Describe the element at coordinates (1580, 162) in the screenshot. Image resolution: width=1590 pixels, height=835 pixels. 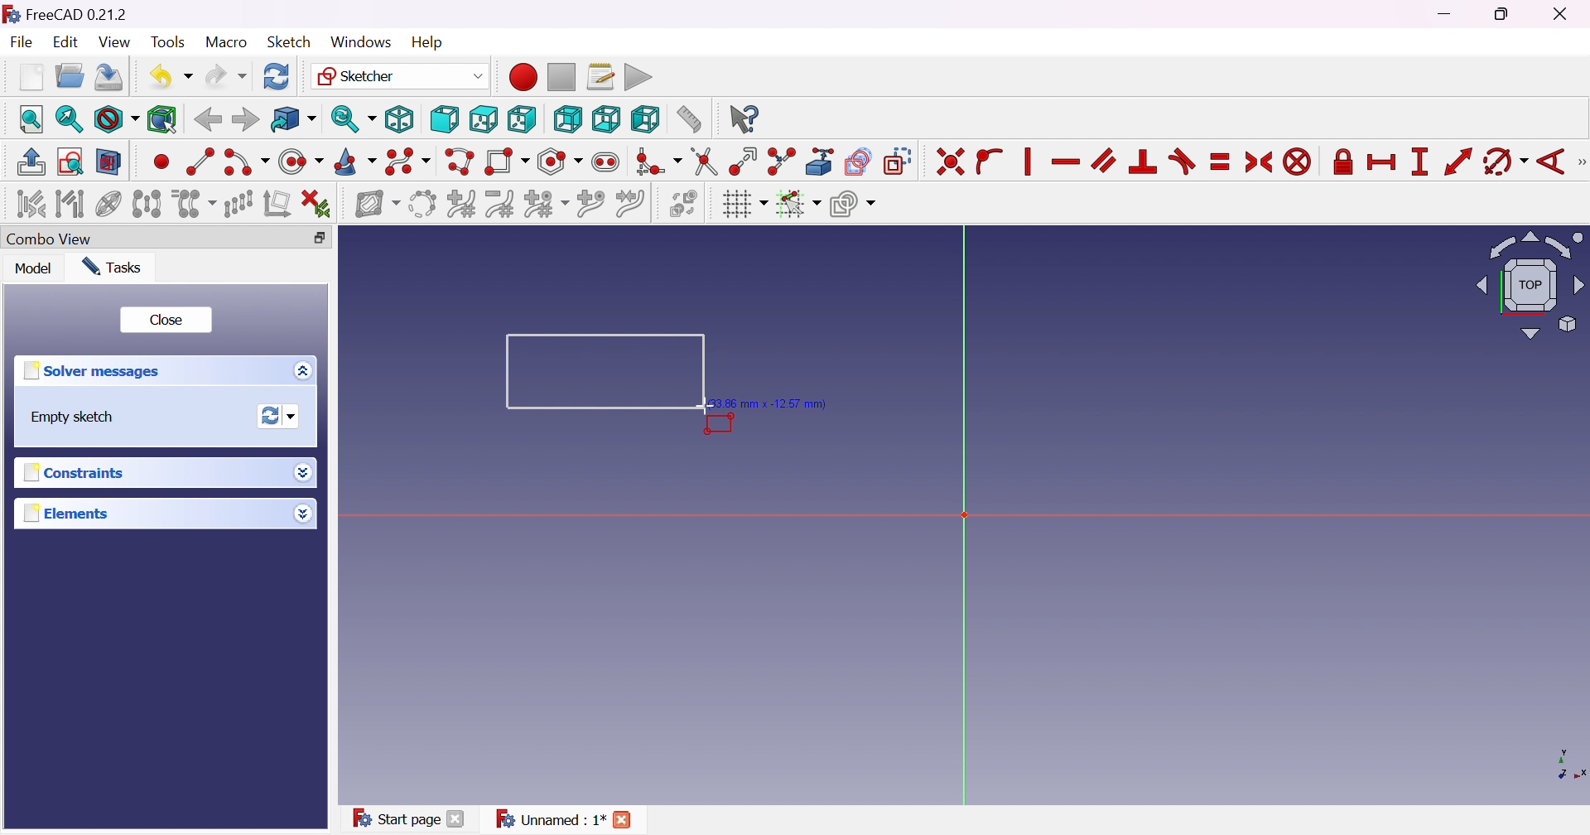
I see `[Sketcher constraints]` at that location.